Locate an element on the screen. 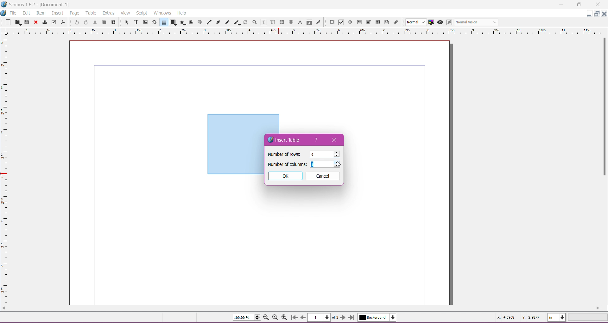 The image size is (608, 323). Polygon is located at coordinates (181, 22).